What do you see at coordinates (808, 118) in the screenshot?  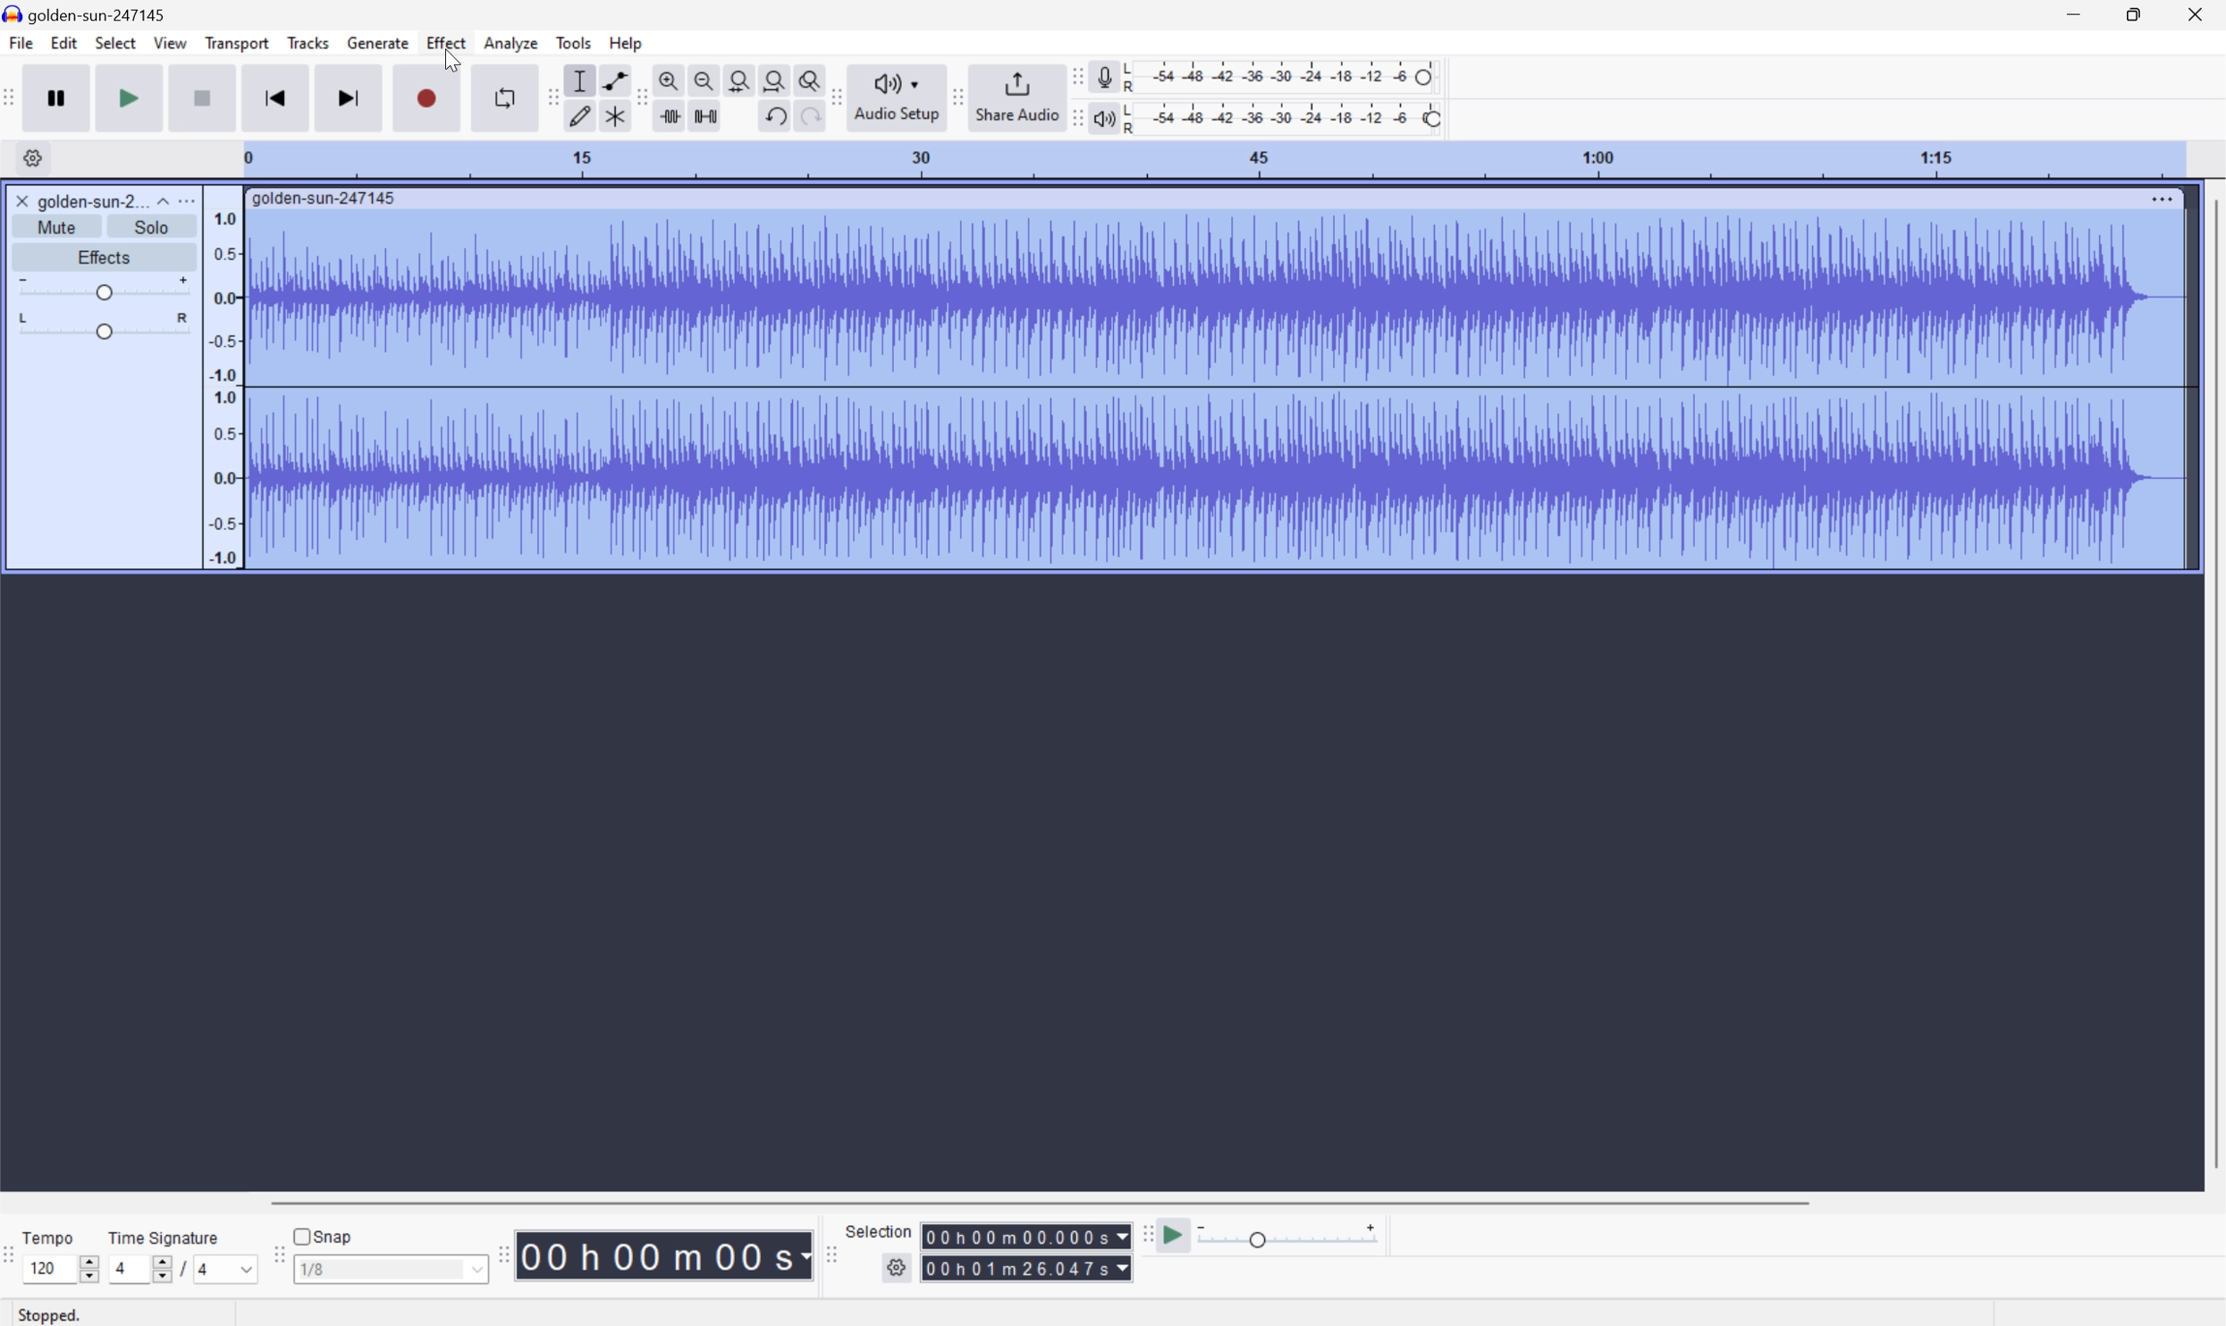 I see `Redo` at bounding box center [808, 118].